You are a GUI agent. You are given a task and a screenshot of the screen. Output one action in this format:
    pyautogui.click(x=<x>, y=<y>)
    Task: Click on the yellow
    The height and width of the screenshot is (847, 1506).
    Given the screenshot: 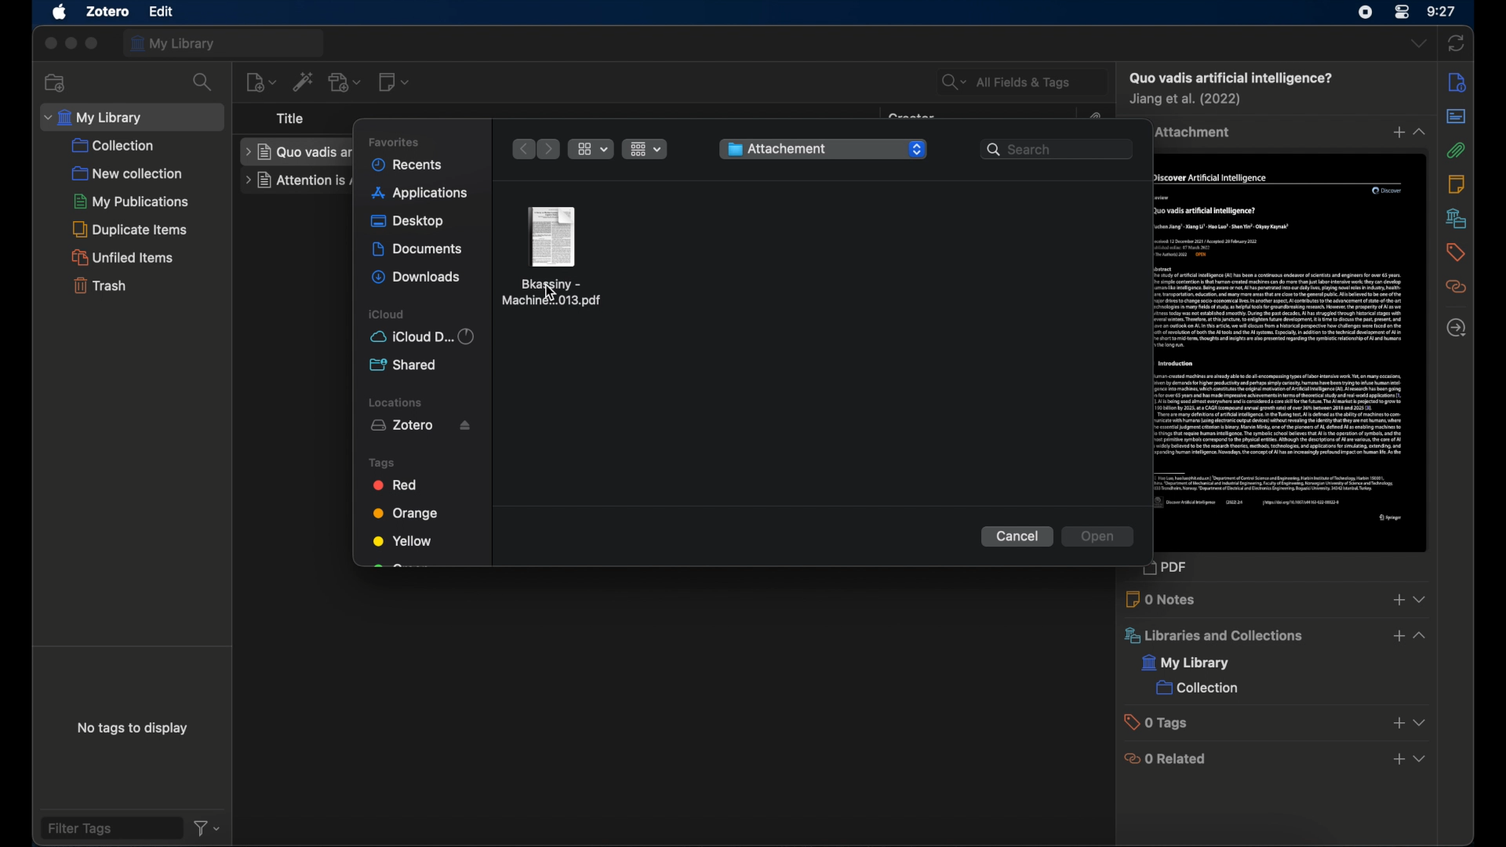 What is the action you would take?
    pyautogui.click(x=402, y=541)
    